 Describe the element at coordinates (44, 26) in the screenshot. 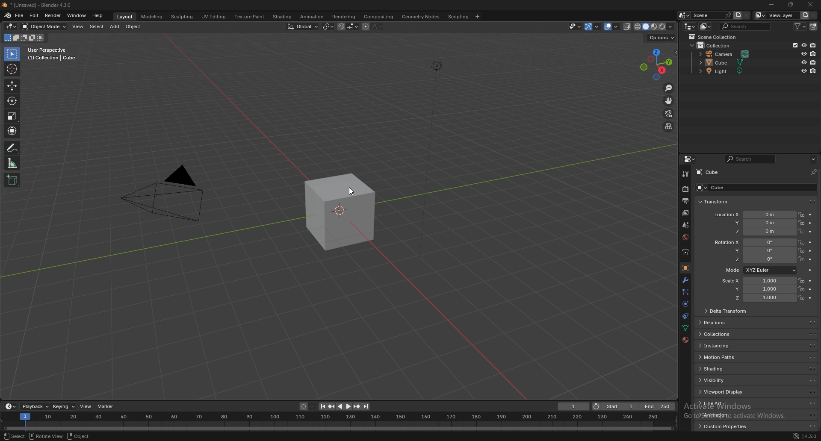

I see `object mode` at that location.